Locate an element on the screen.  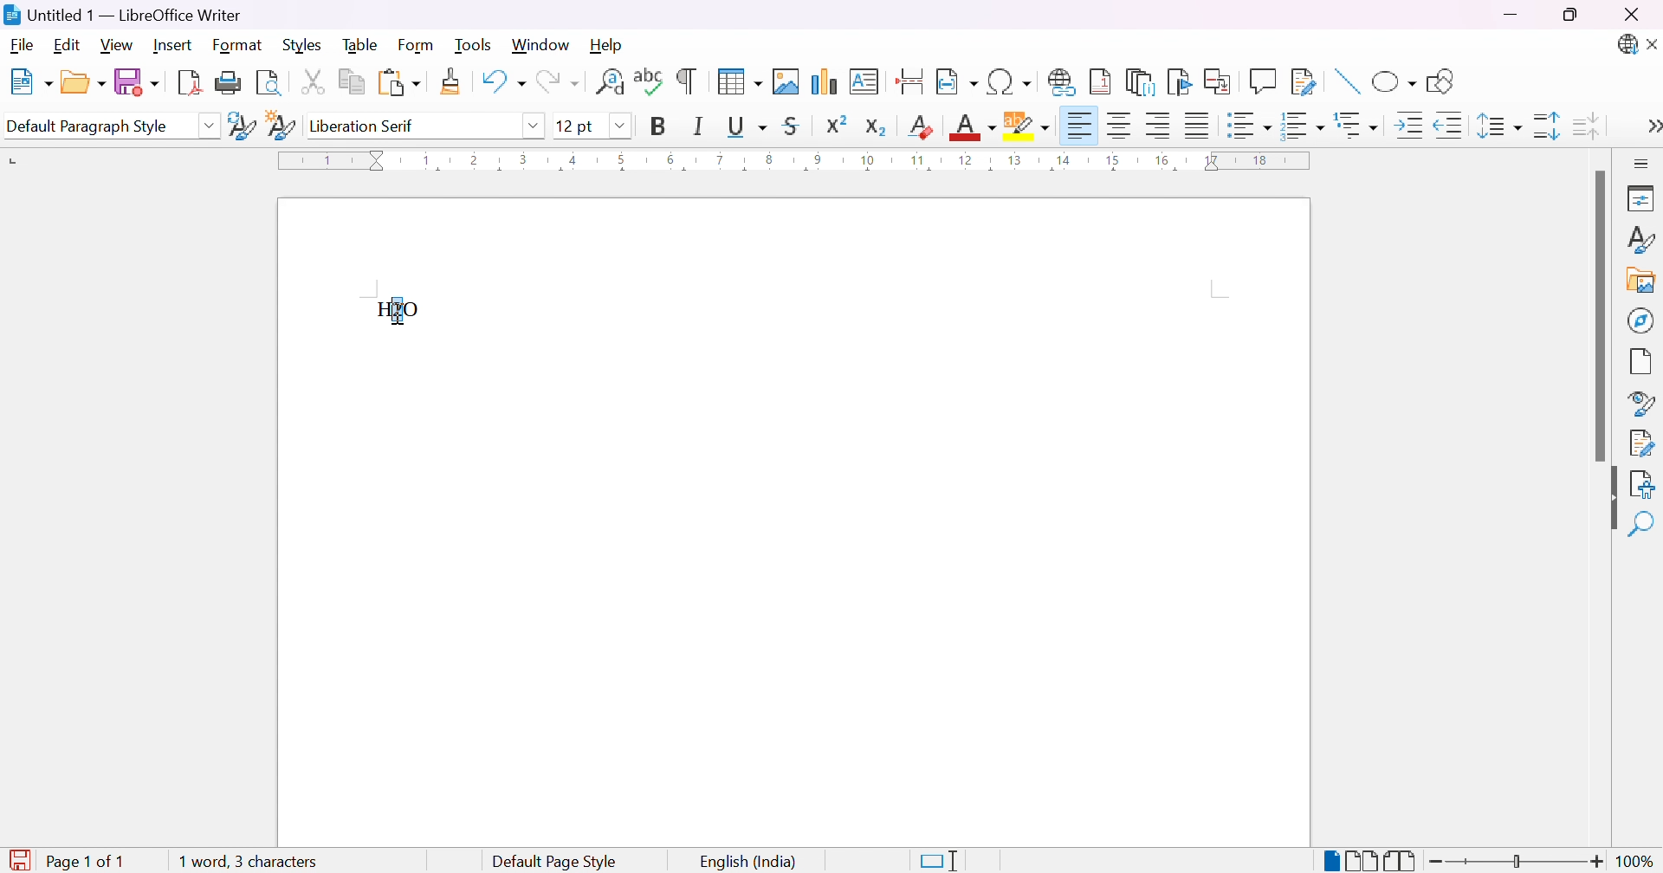
Restore down is located at coordinates (1570, 16).